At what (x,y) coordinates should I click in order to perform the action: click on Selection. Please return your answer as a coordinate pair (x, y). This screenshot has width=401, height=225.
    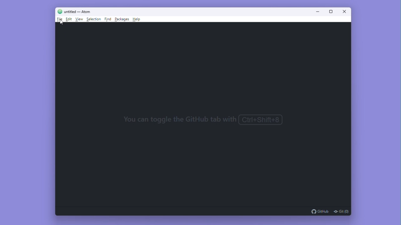
    Looking at the image, I should click on (94, 19).